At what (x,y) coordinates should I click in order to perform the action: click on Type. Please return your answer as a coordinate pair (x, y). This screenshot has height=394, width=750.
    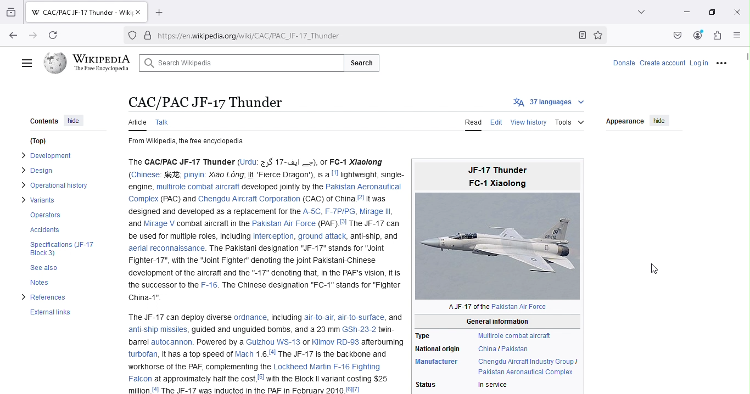
    Looking at the image, I should click on (427, 334).